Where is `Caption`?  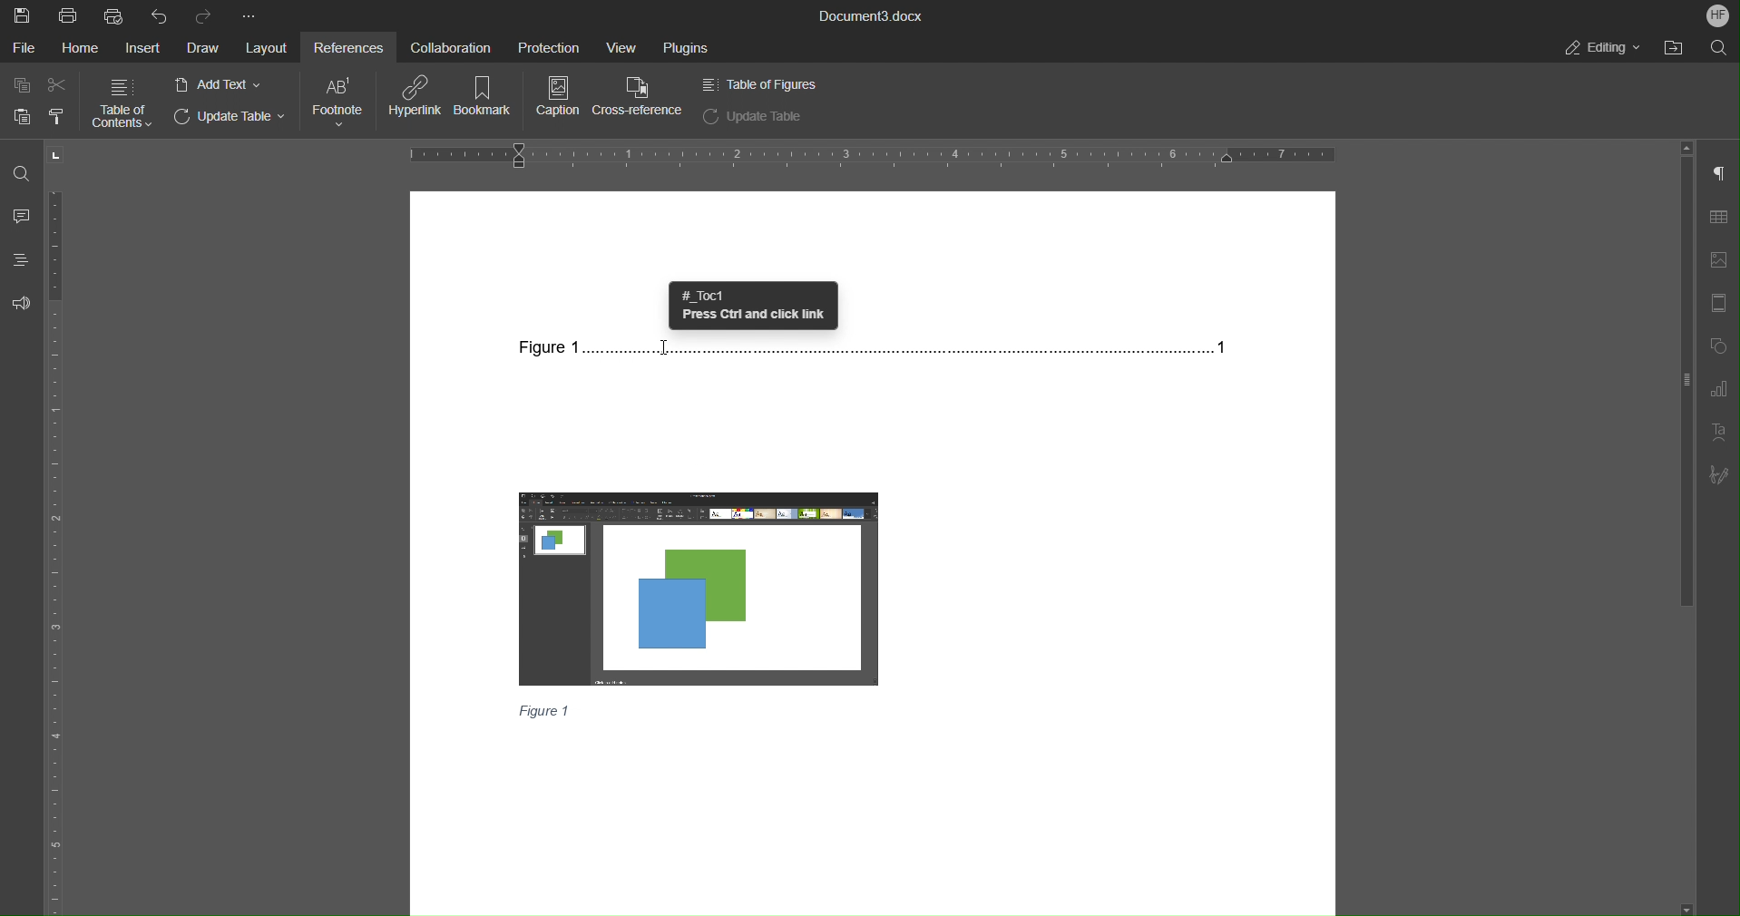 Caption is located at coordinates (556, 98).